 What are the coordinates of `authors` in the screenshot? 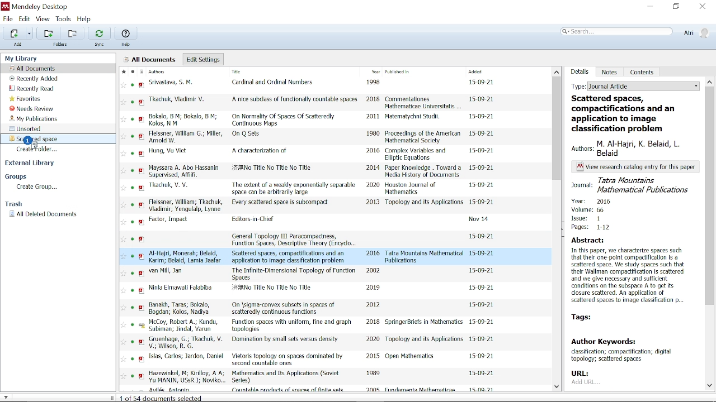 It's located at (181, 308).